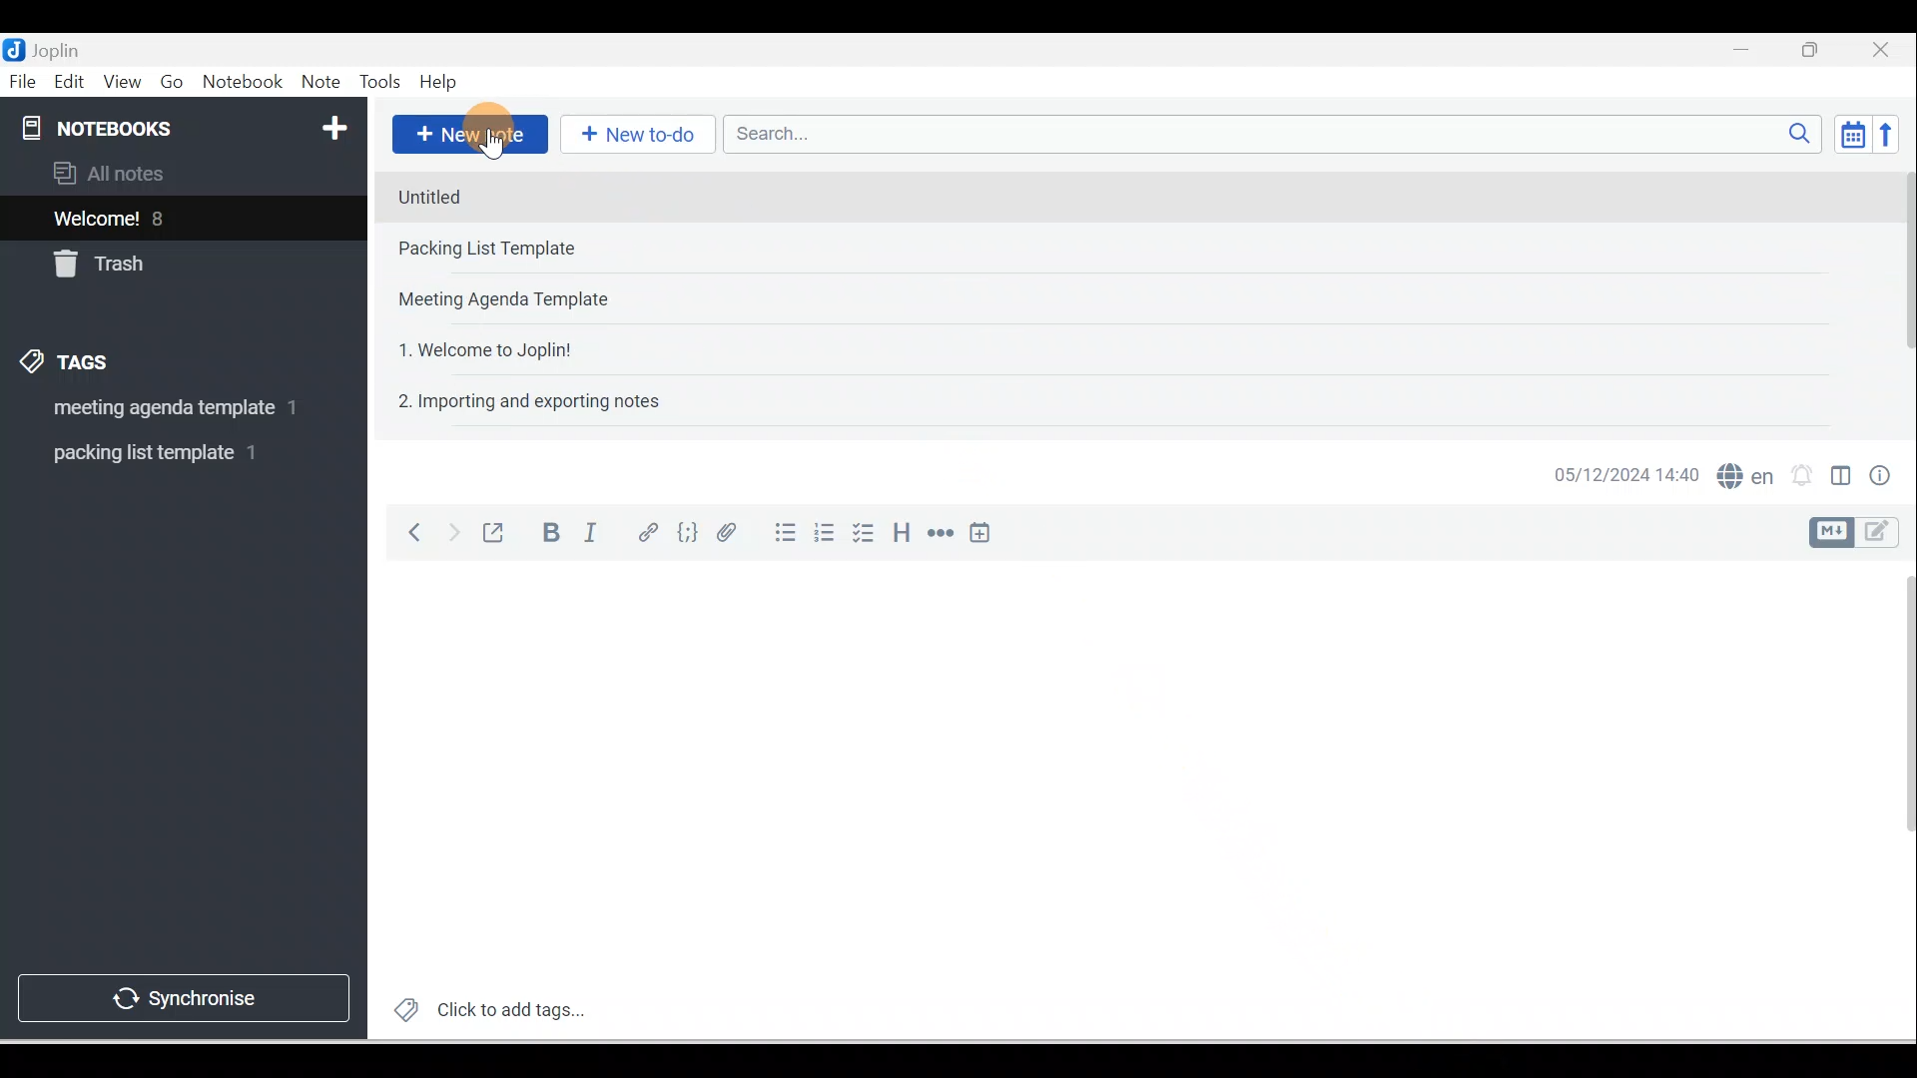 Image resolution: width=1917 pixels, height=1078 pixels. I want to click on Go, so click(175, 83).